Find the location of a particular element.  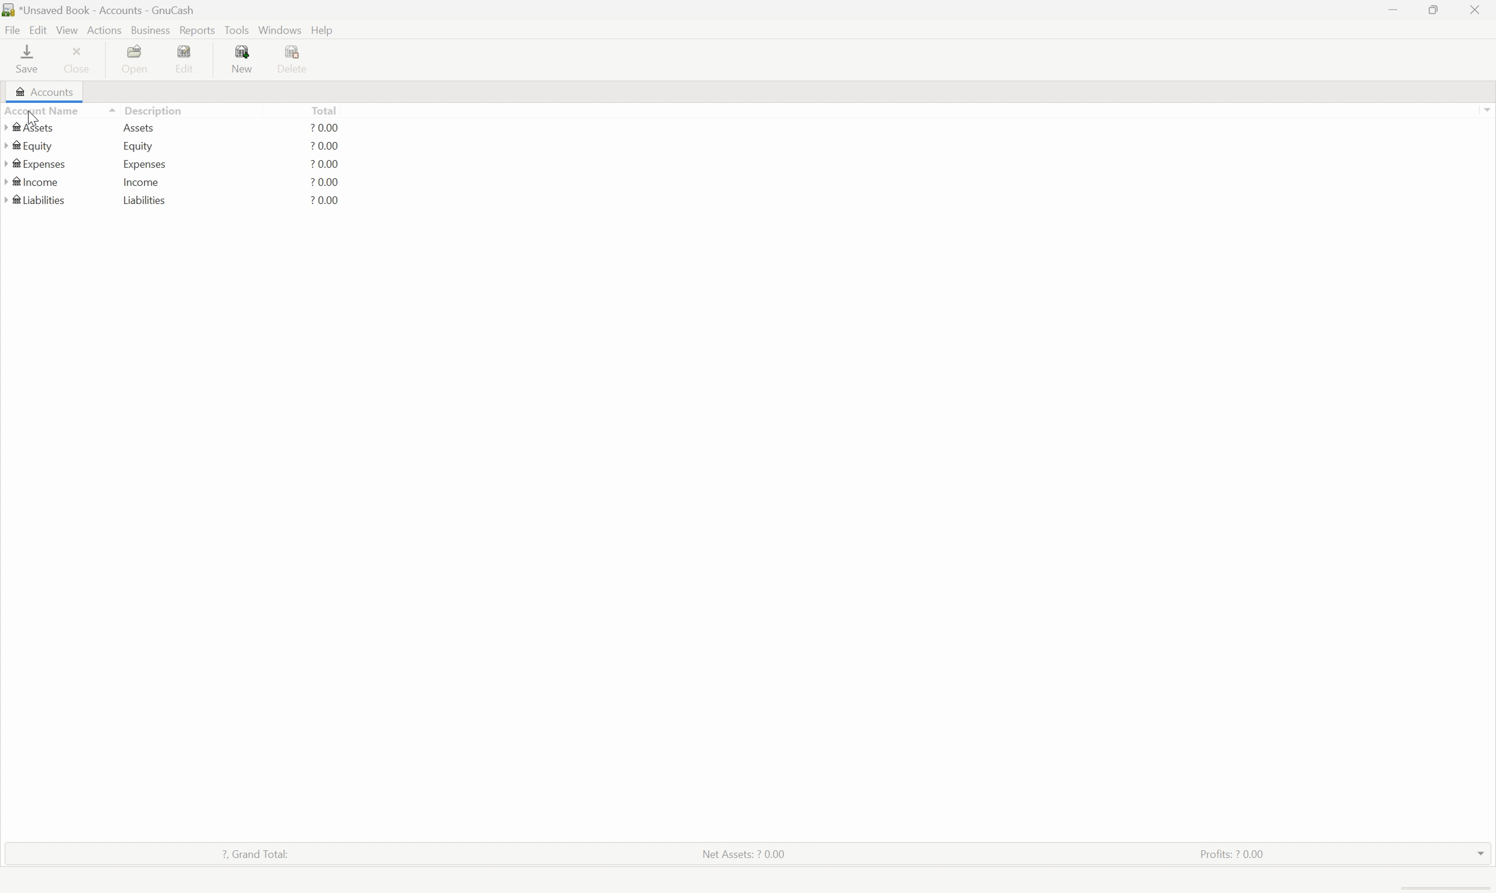

Profits: ? 0.00 is located at coordinates (1231, 854).